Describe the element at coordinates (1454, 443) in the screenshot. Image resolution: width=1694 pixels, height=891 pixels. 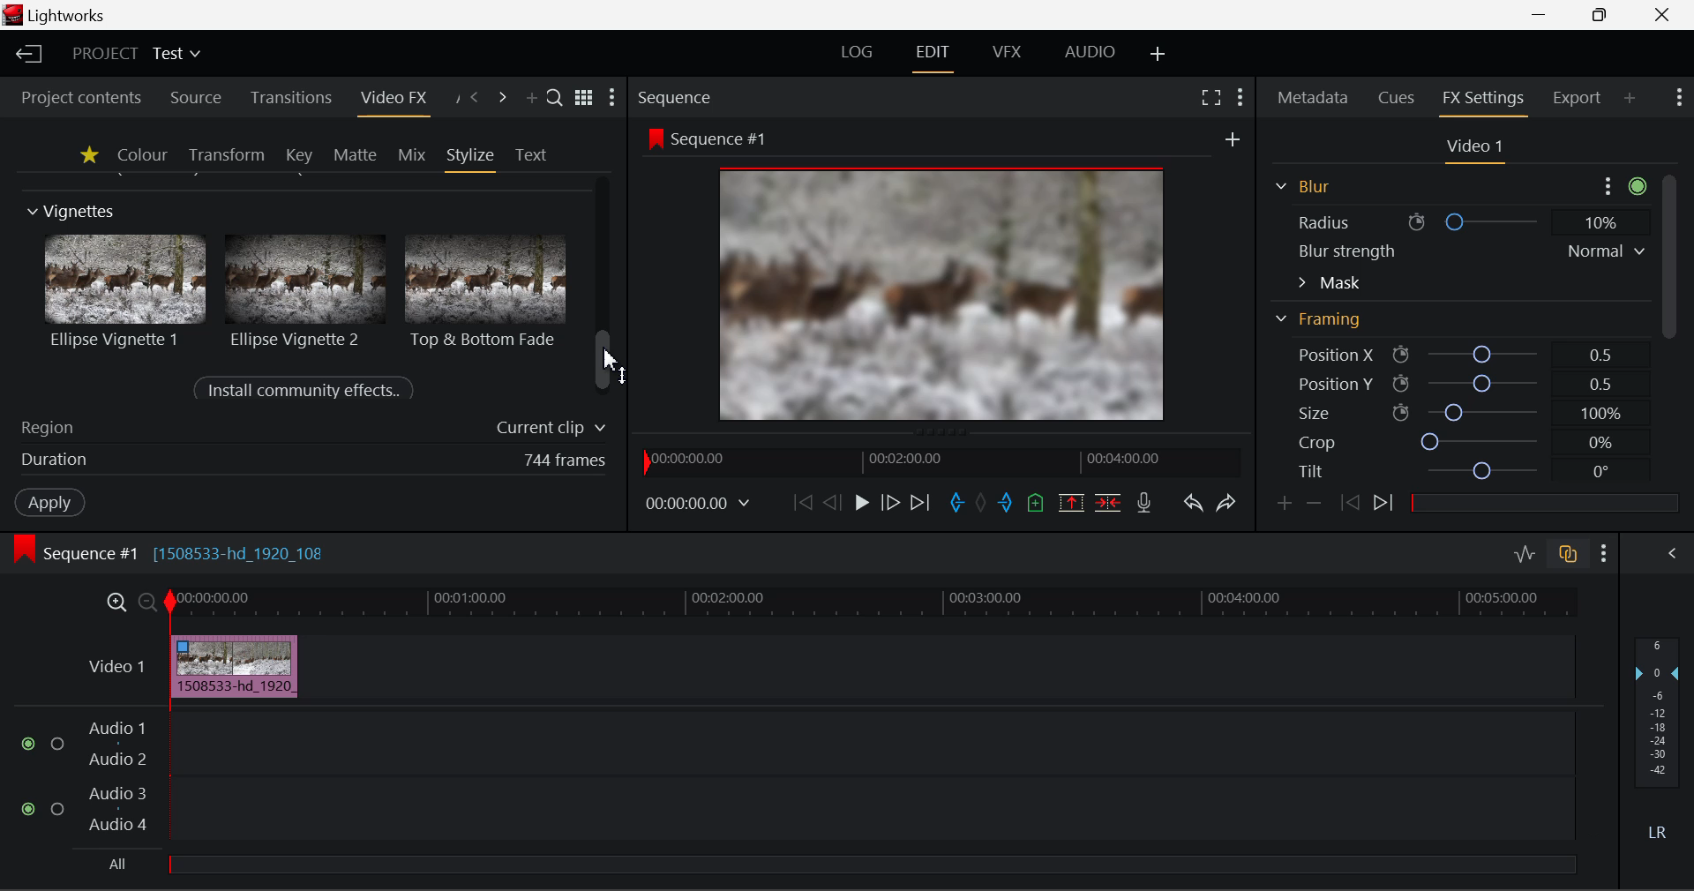
I see `Crop` at that location.